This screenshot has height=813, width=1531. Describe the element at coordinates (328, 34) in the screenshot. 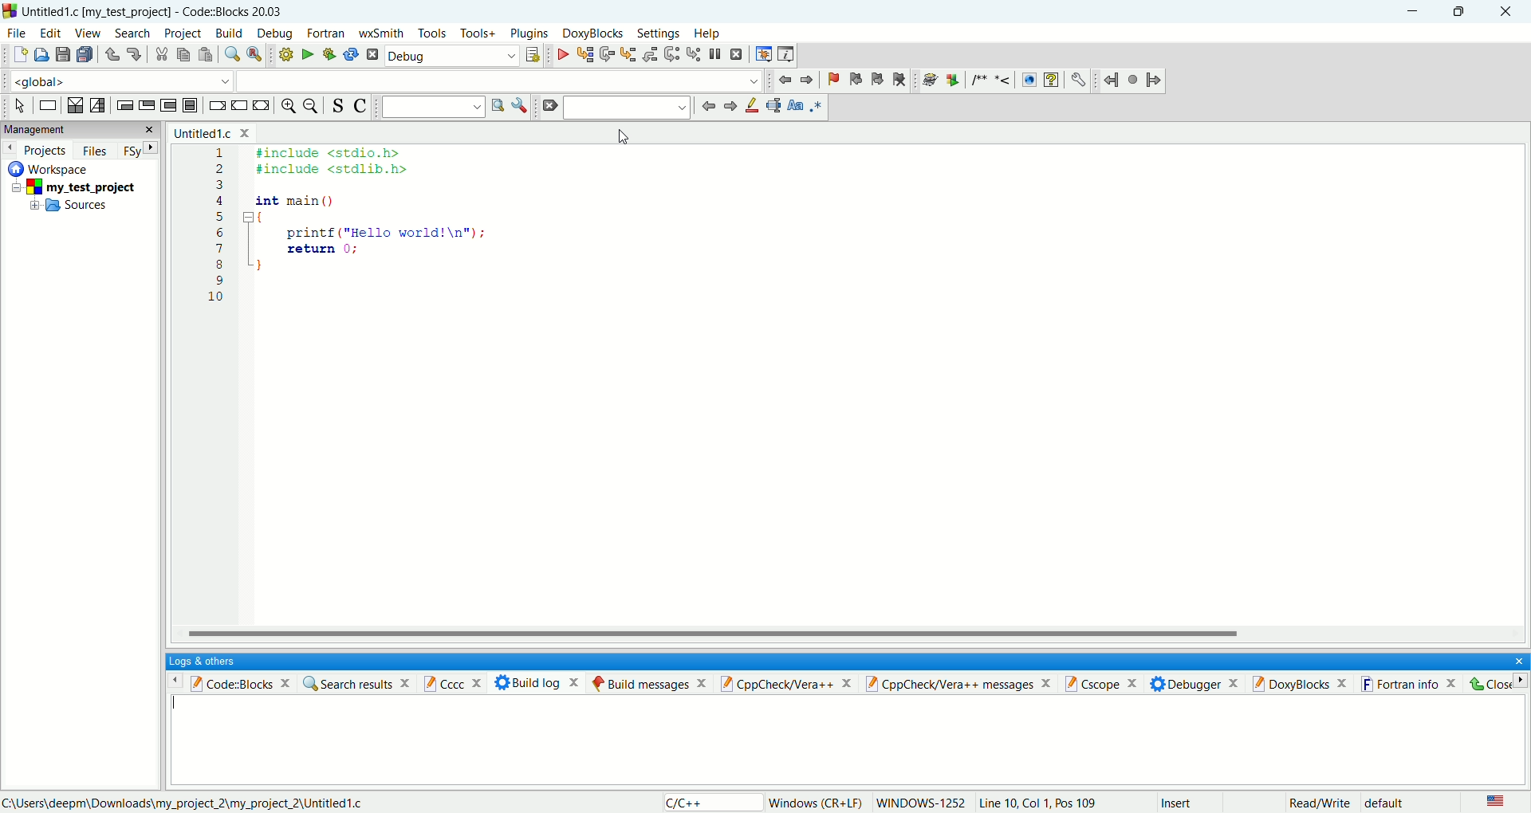

I see `fortan` at that location.